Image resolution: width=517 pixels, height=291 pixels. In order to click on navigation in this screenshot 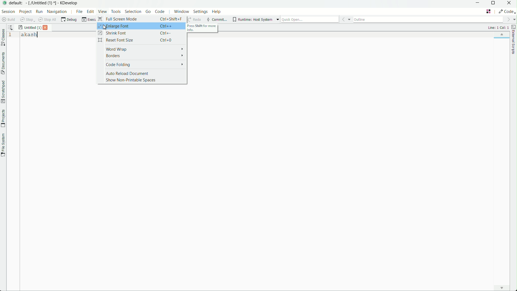, I will do `click(57, 12)`.